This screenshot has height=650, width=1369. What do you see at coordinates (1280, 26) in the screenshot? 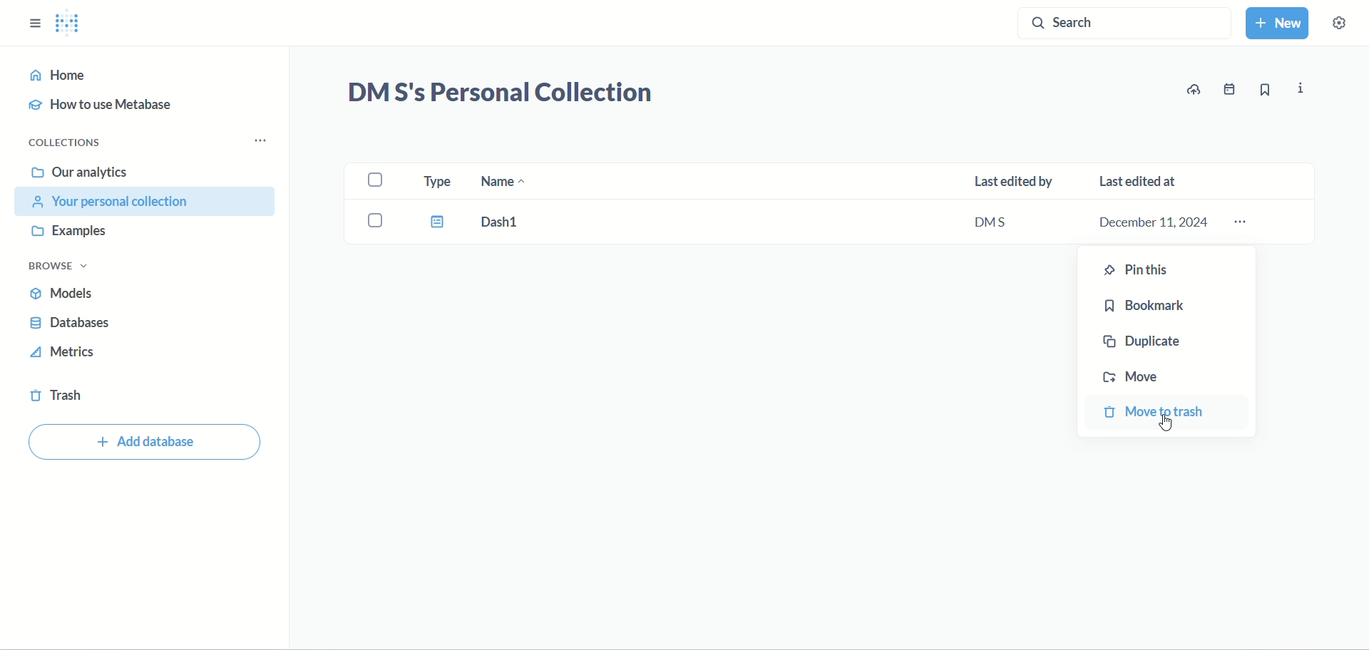
I see `new` at bounding box center [1280, 26].